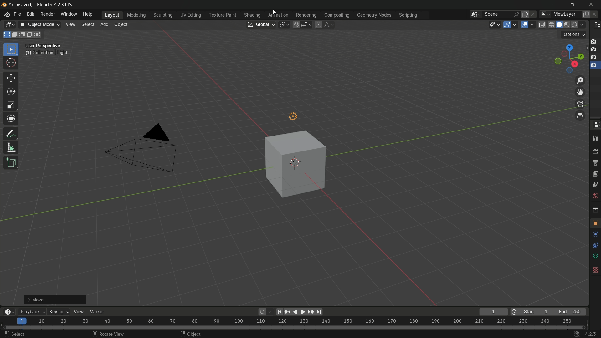 Image resolution: width=601 pixels, height=338 pixels. What do you see at coordinates (499, 15) in the screenshot?
I see `scene name` at bounding box center [499, 15].